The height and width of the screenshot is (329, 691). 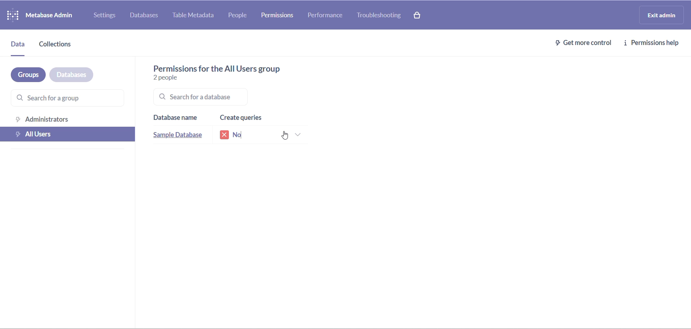 I want to click on table metadata, so click(x=196, y=16).